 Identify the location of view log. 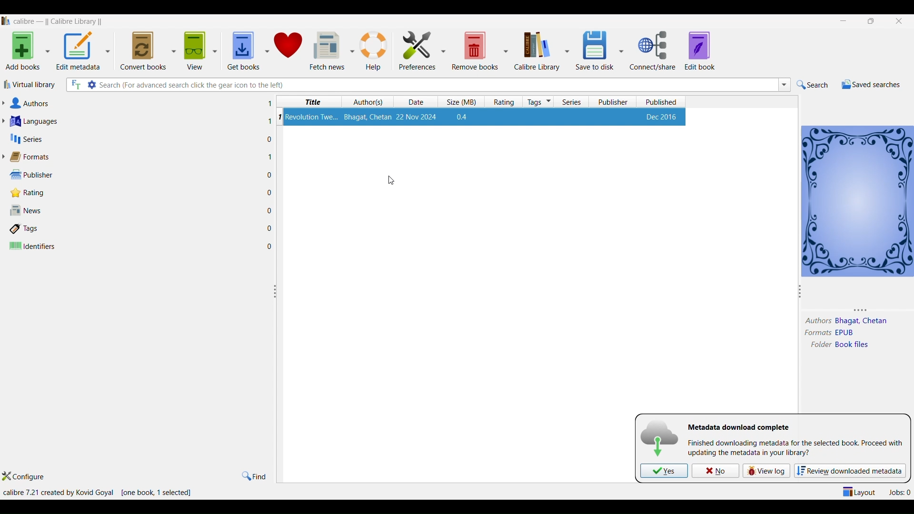
(767, 471).